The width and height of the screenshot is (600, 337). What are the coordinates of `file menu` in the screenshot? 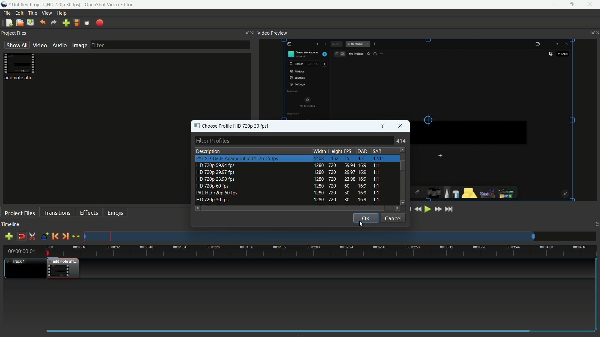 It's located at (7, 13).